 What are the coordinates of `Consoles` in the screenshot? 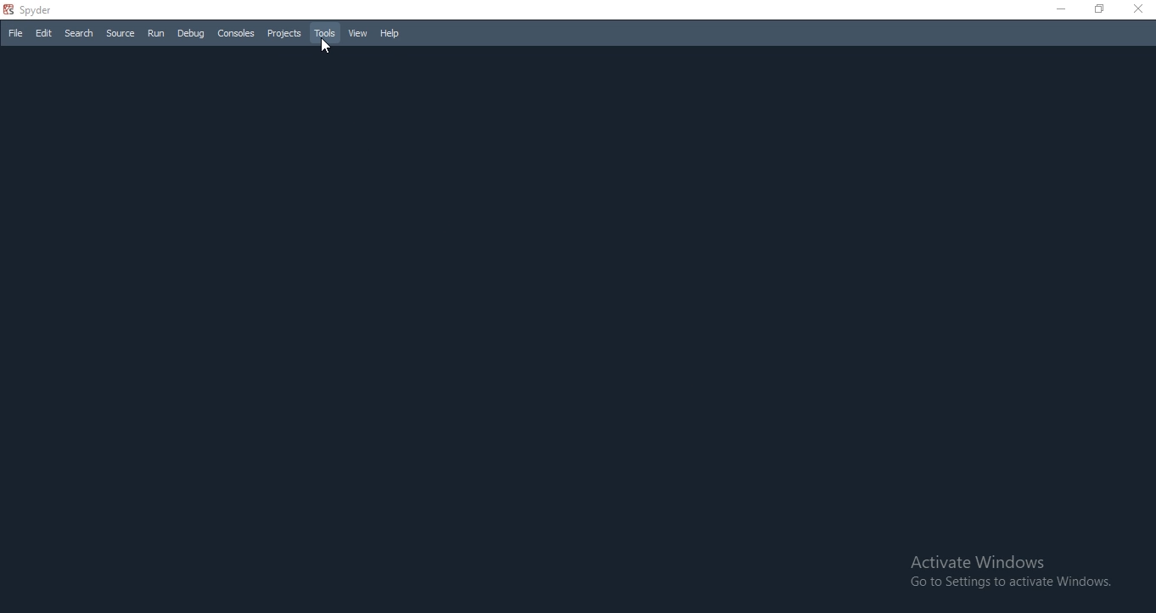 It's located at (236, 34).